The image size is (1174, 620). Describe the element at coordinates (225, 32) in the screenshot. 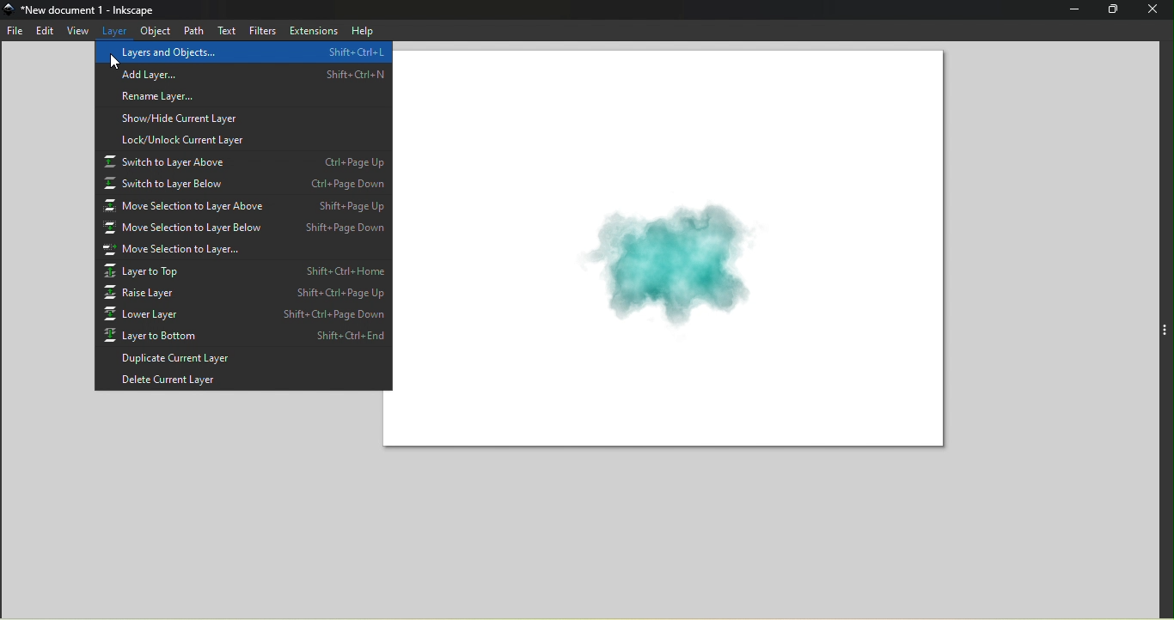

I see `Text` at that location.